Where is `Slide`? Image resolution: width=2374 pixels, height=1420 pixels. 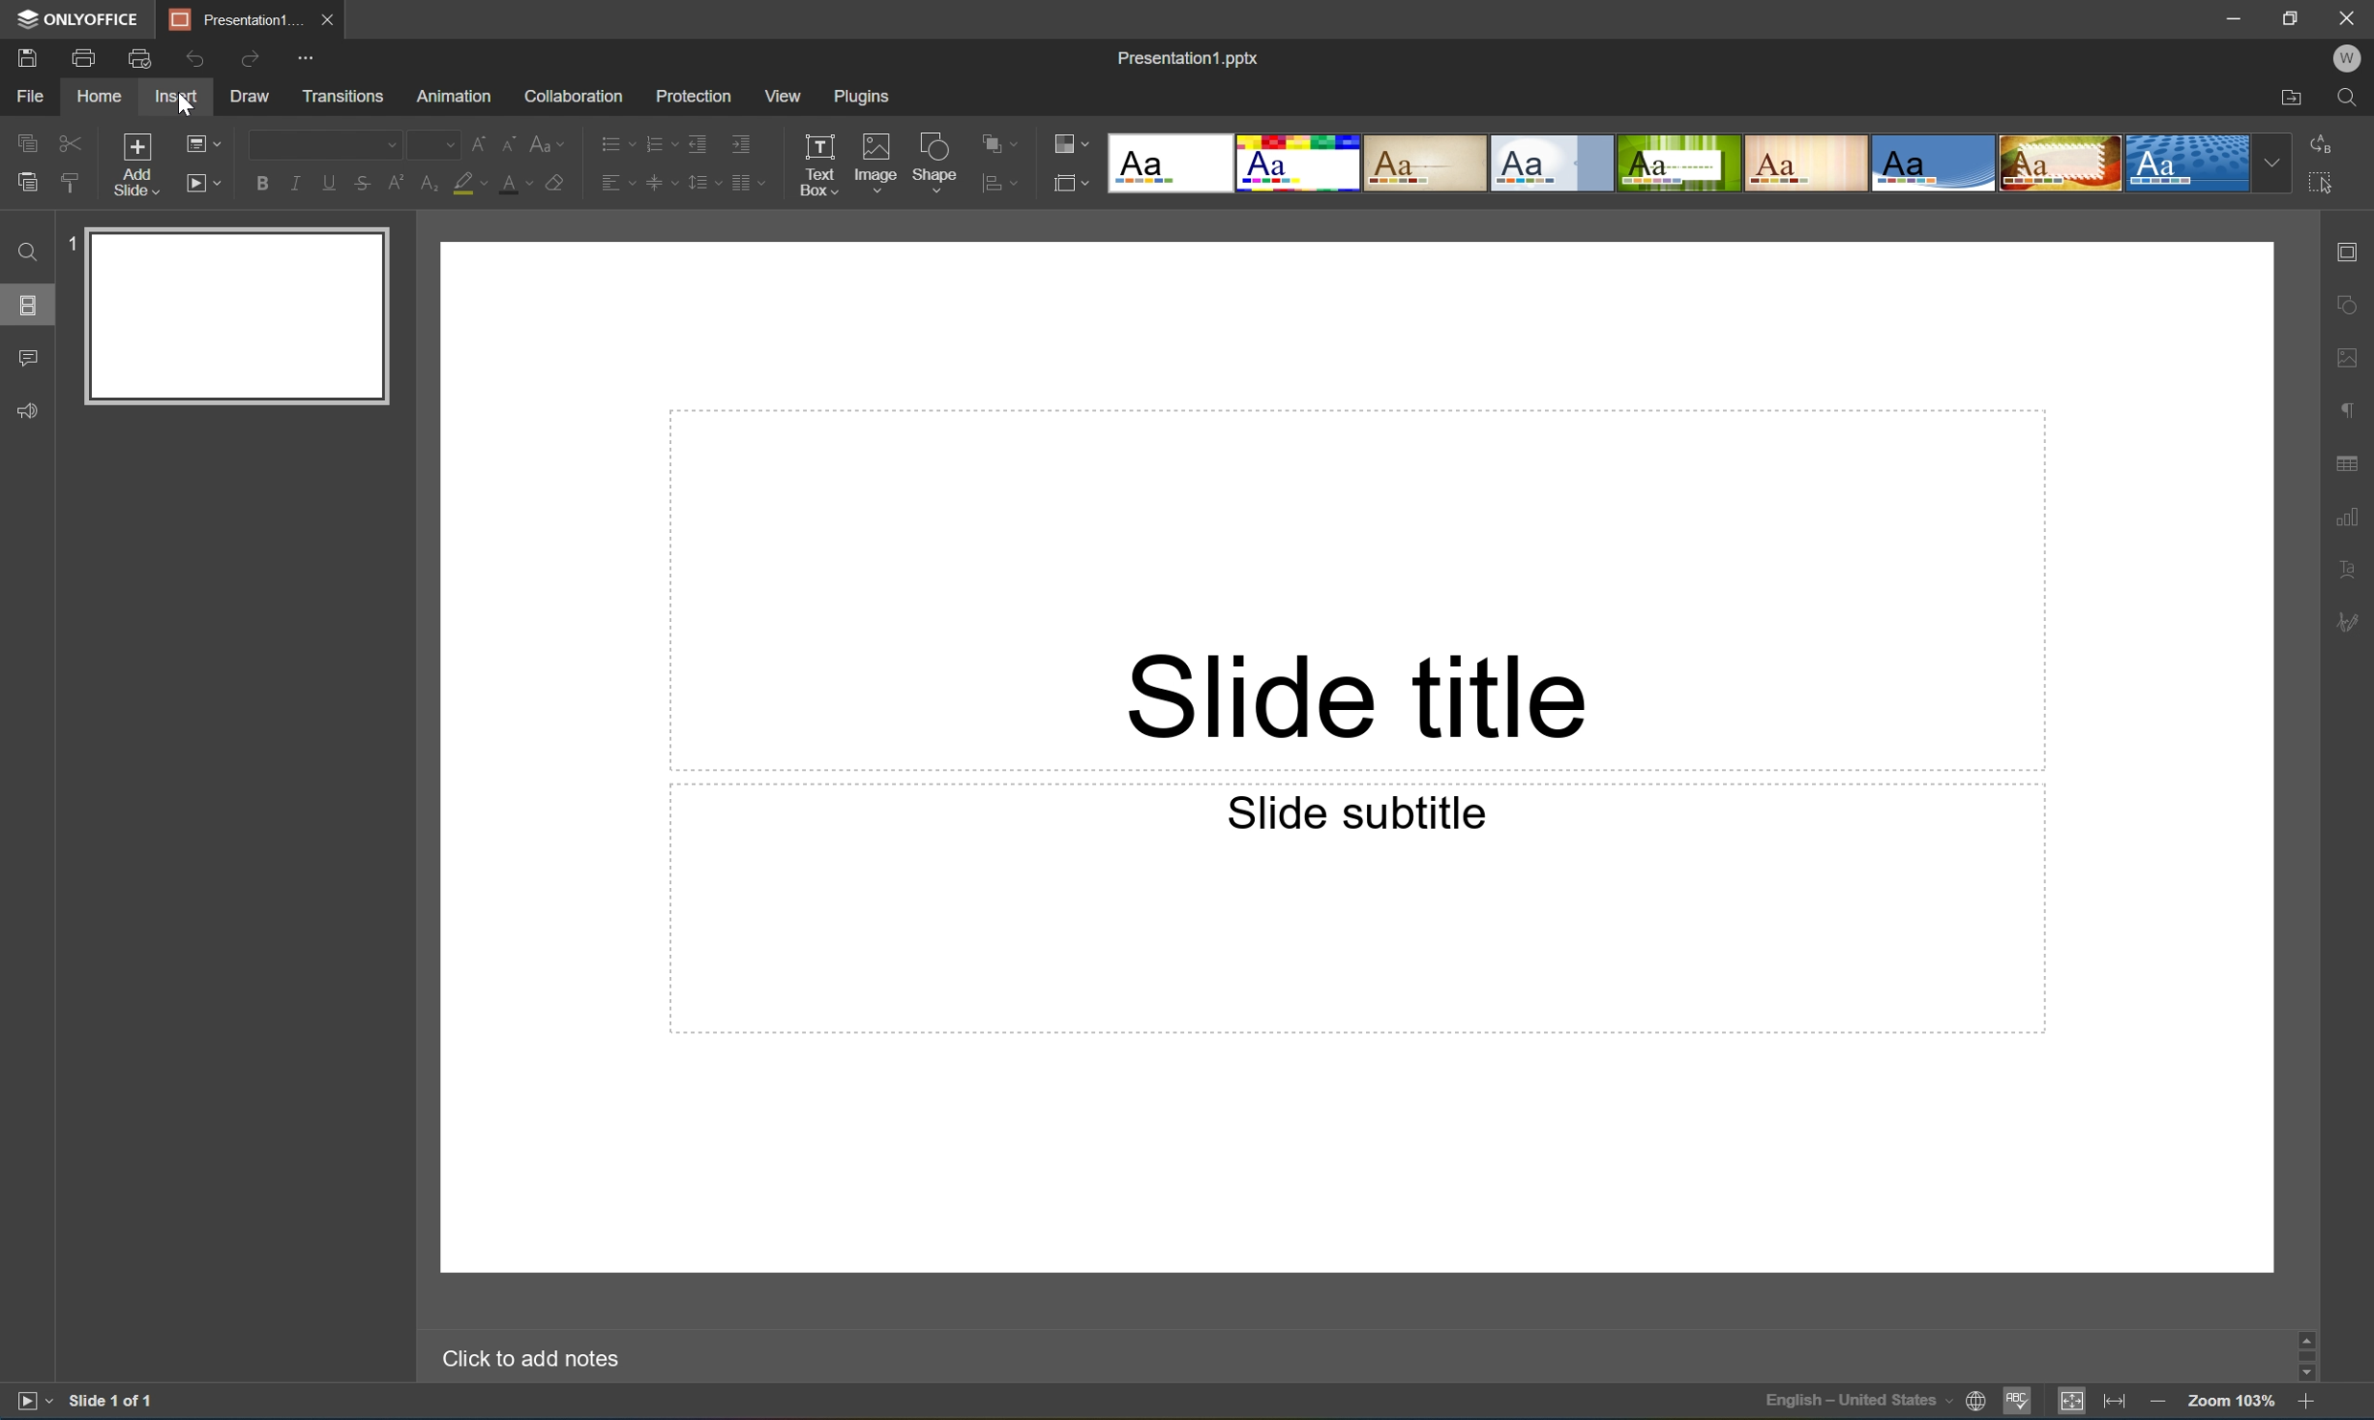 Slide is located at coordinates (237, 317).